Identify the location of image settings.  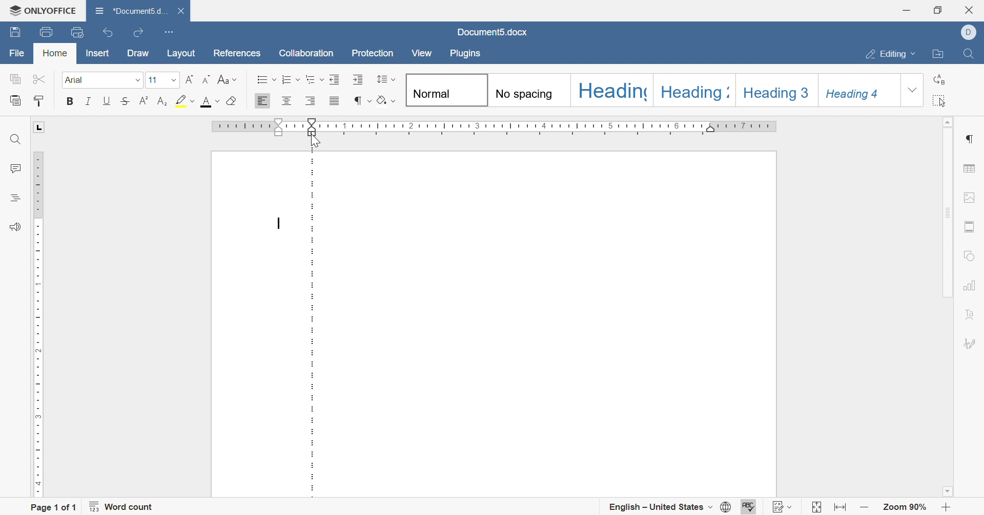
(970, 196).